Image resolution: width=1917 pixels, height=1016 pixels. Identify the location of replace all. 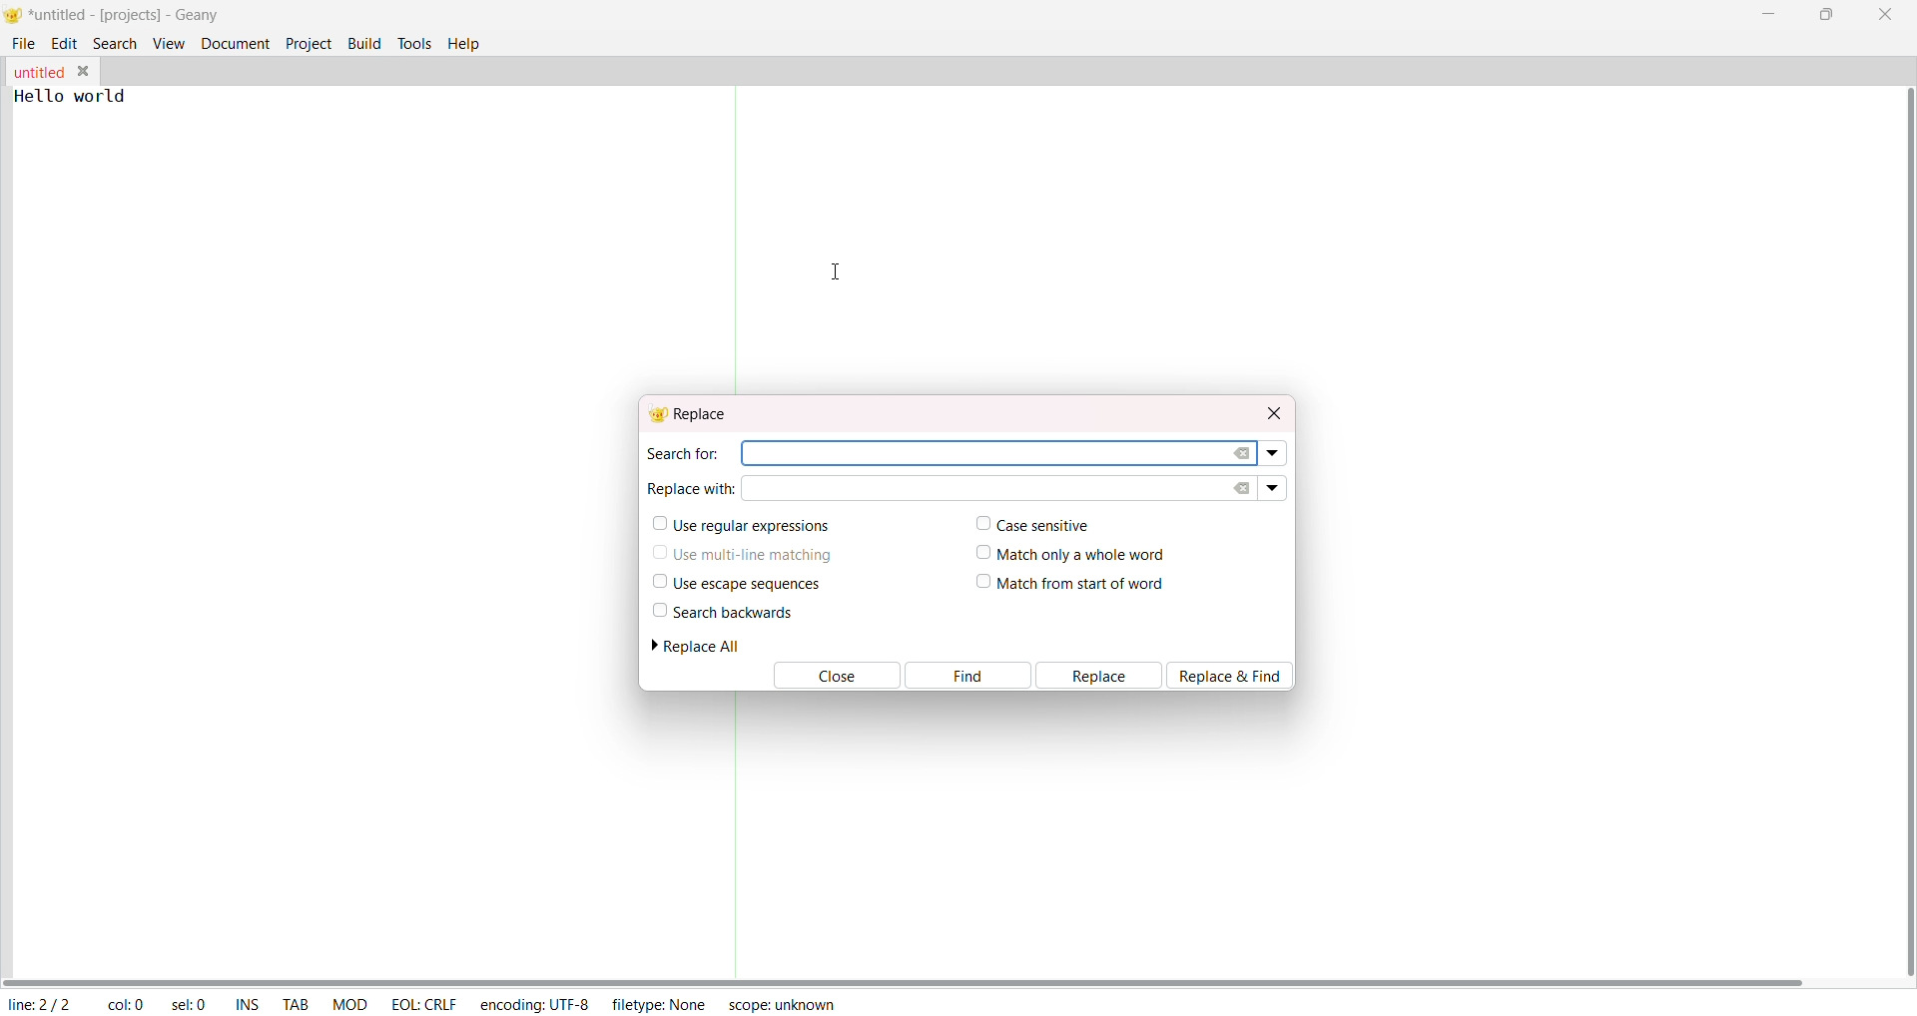
(700, 645).